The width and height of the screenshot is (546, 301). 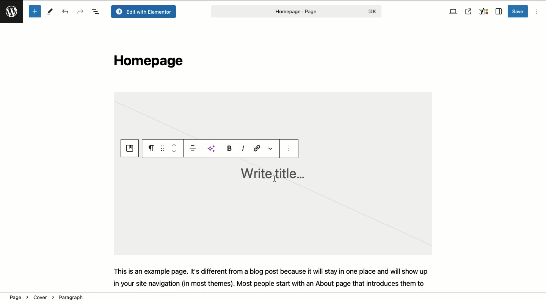 I want to click on options, so click(x=292, y=151).